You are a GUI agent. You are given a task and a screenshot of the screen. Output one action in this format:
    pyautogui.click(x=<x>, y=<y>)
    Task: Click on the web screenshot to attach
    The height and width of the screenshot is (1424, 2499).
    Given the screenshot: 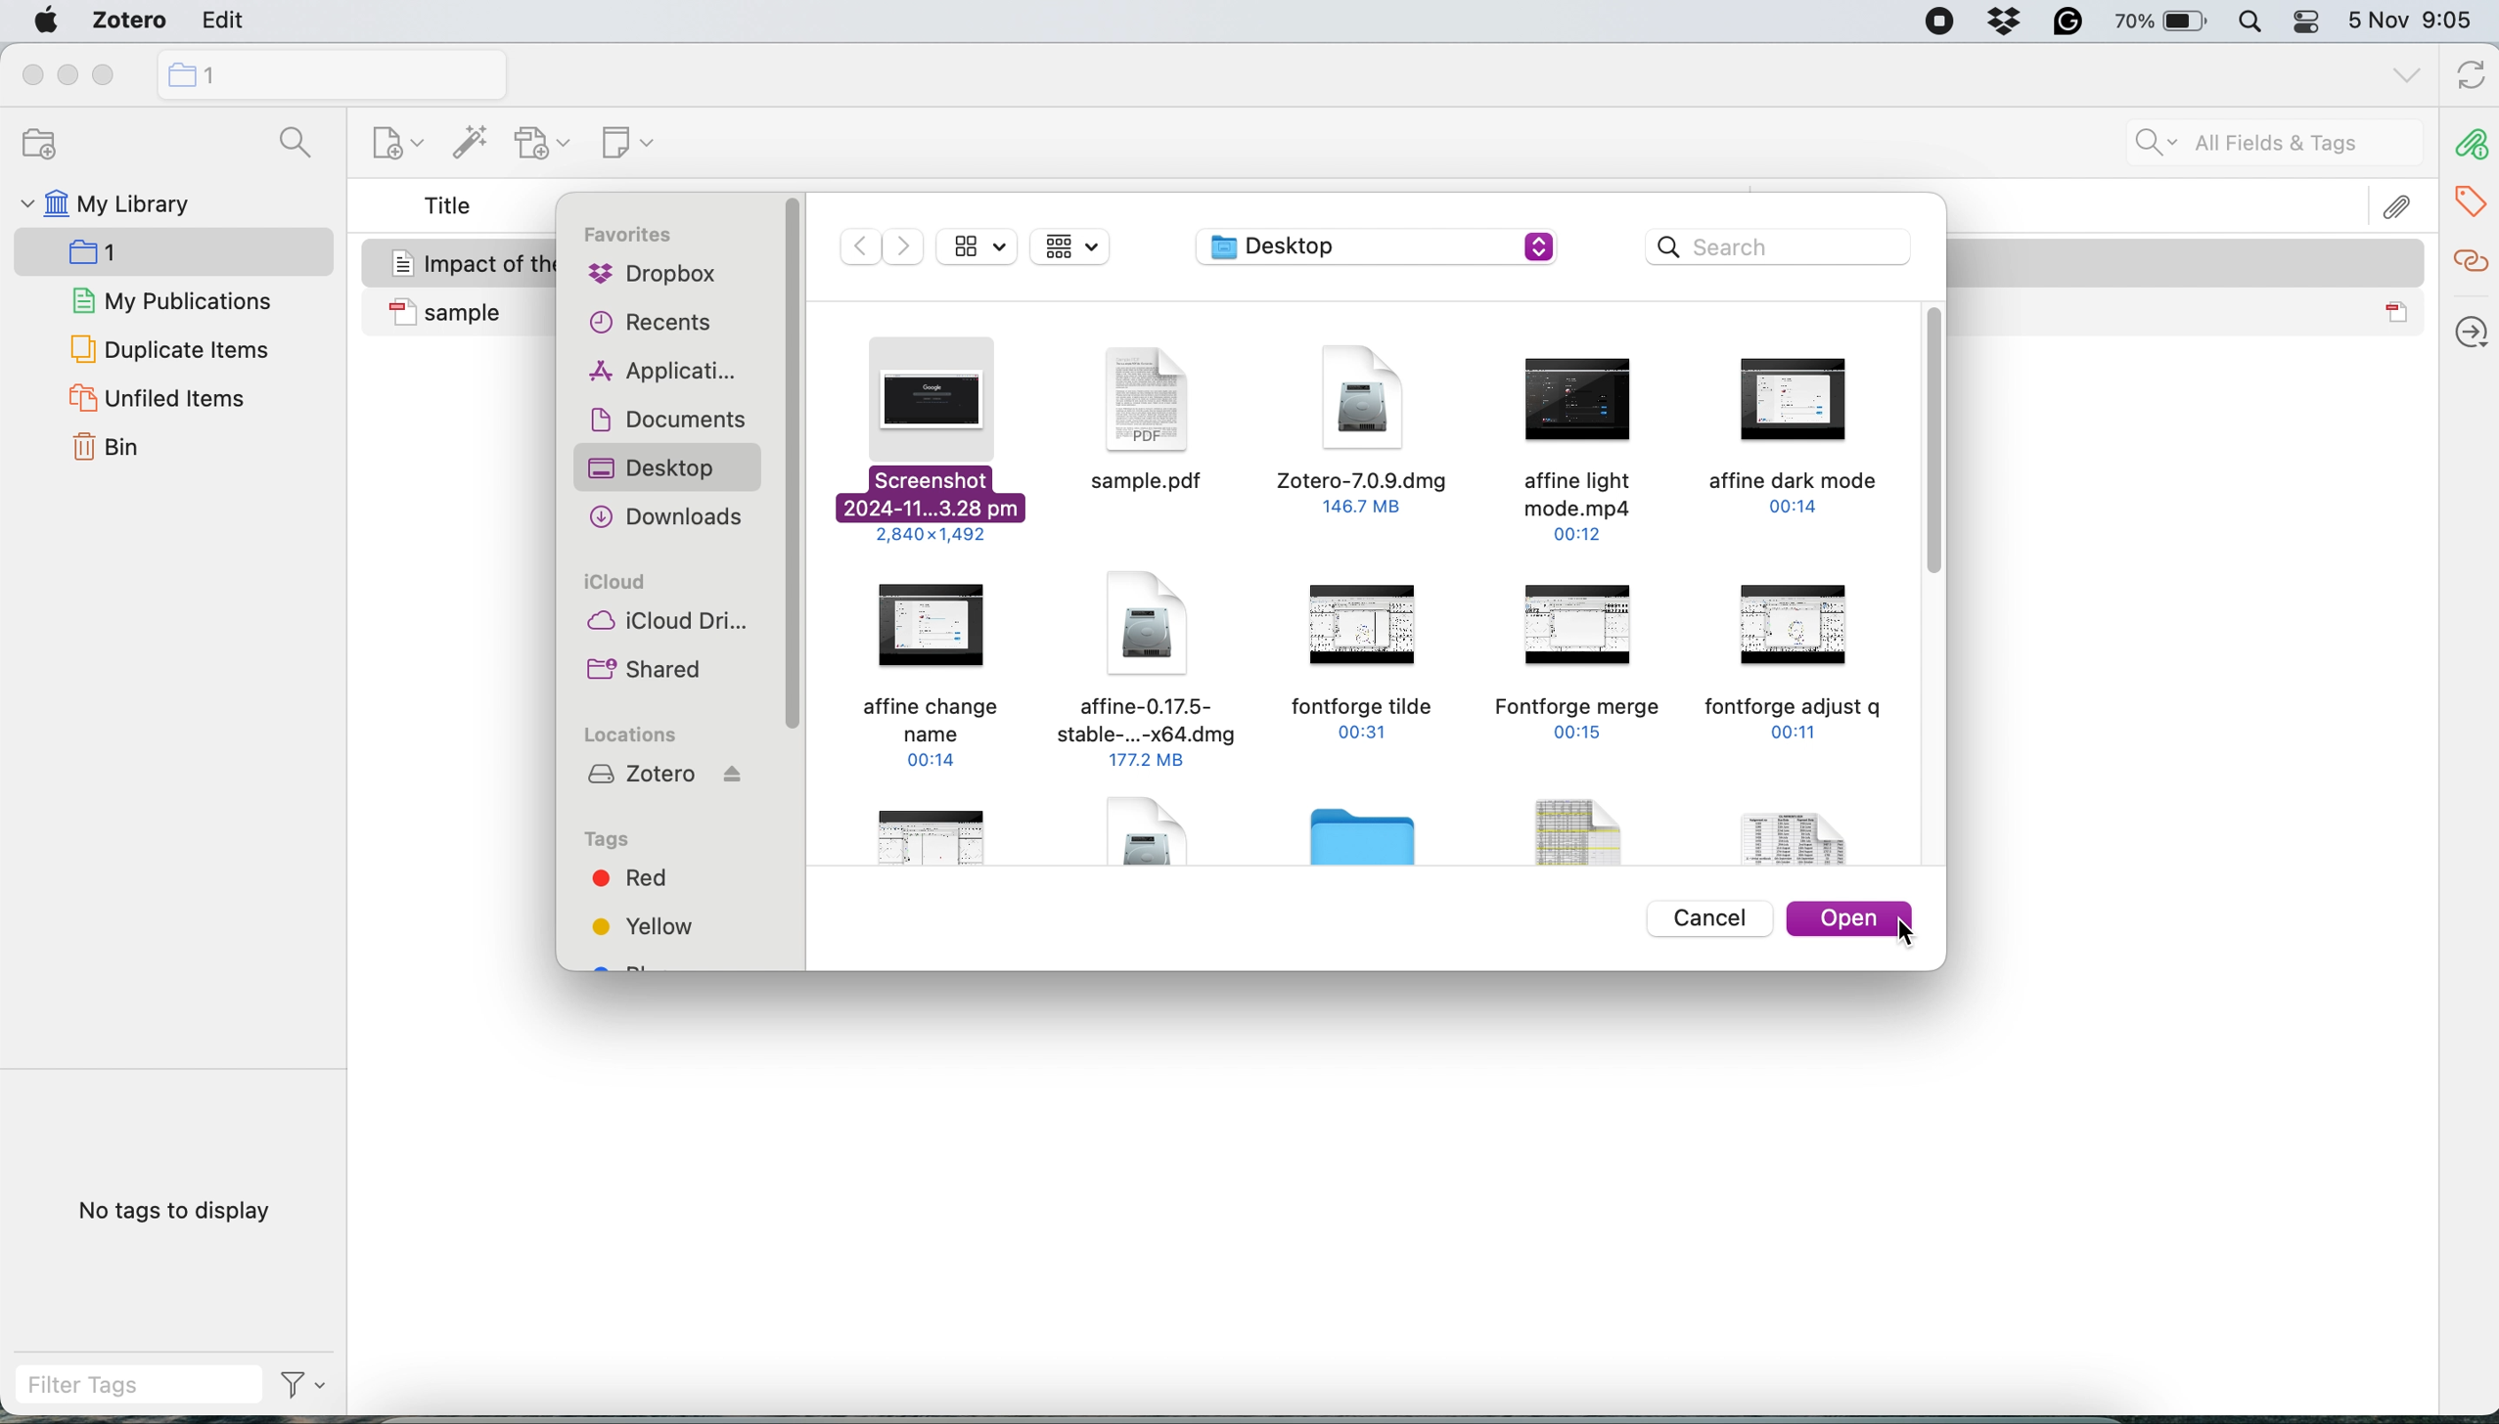 What is the action you would take?
    pyautogui.click(x=933, y=435)
    